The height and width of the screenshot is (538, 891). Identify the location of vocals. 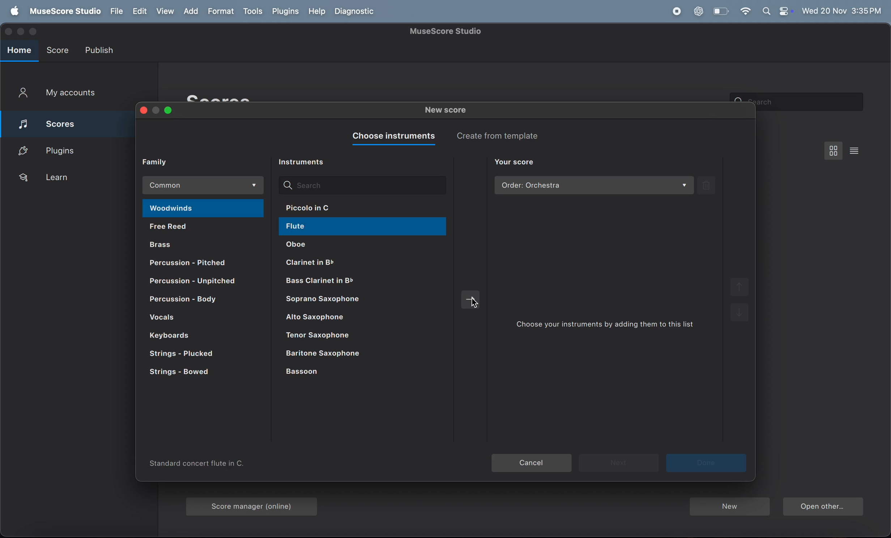
(201, 318).